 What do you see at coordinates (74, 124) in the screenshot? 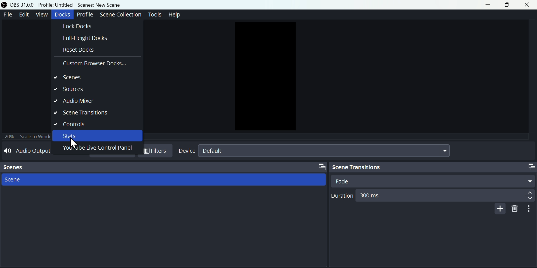
I see `controls` at bounding box center [74, 124].